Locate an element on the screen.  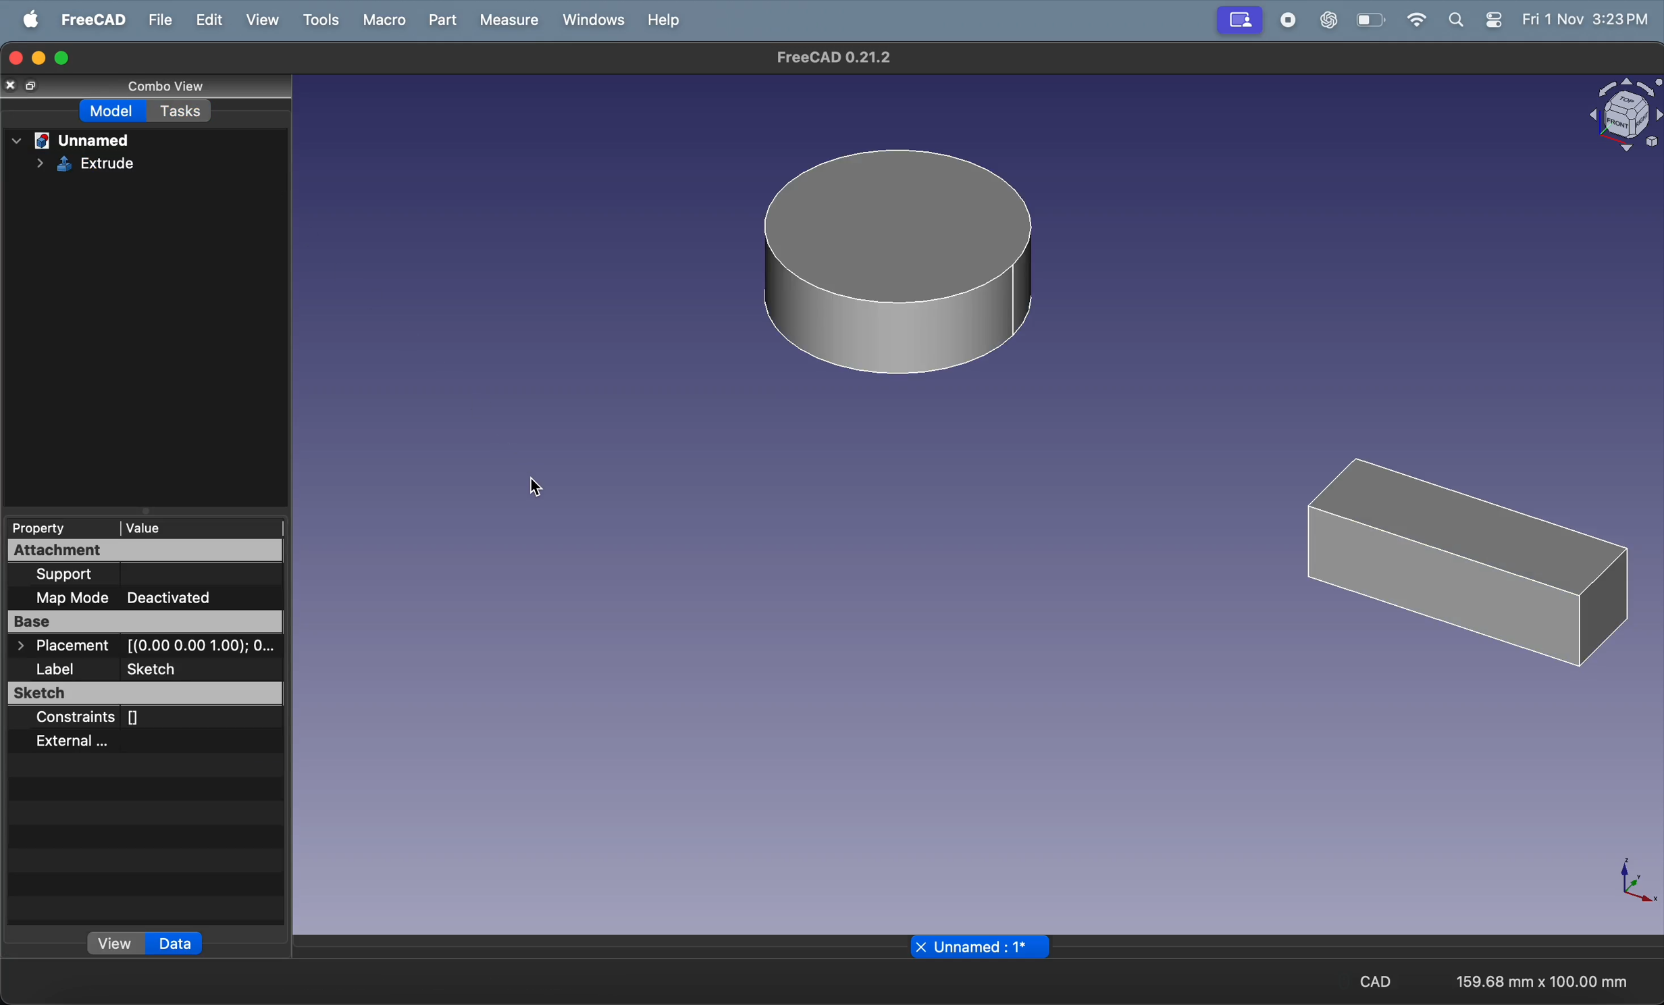
Value is located at coordinates (192, 529).